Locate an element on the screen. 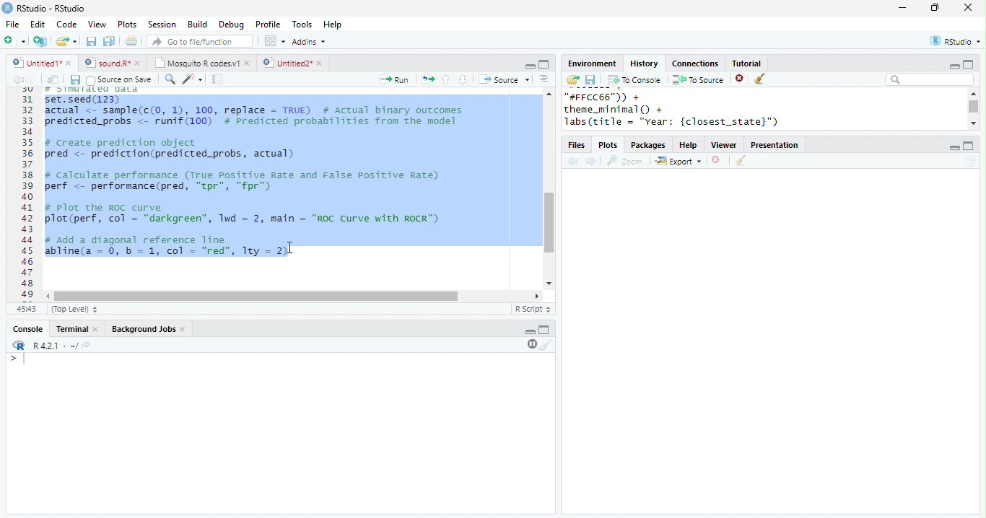 The height and width of the screenshot is (518, 986). backward is located at coordinates (17, 79).